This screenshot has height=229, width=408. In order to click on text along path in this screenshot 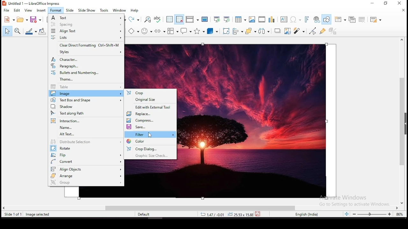, I will do `click(85, 113)`.